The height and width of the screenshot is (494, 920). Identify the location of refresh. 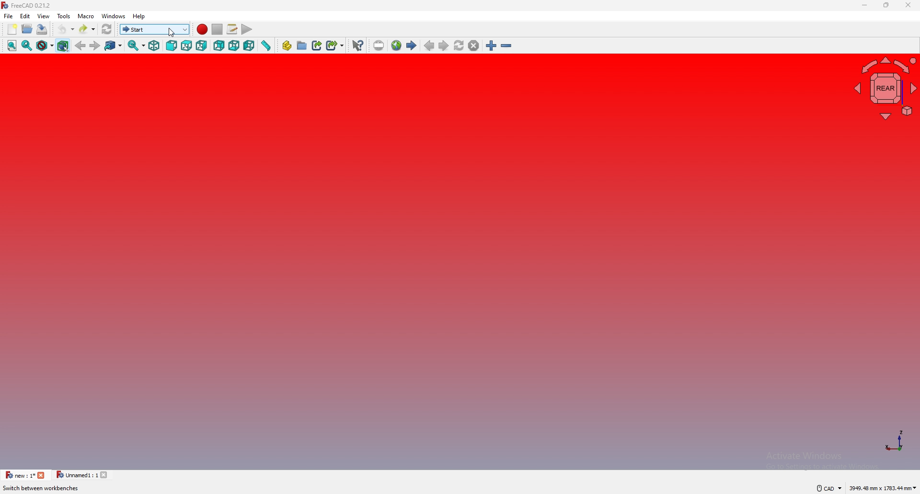
(107, 29).